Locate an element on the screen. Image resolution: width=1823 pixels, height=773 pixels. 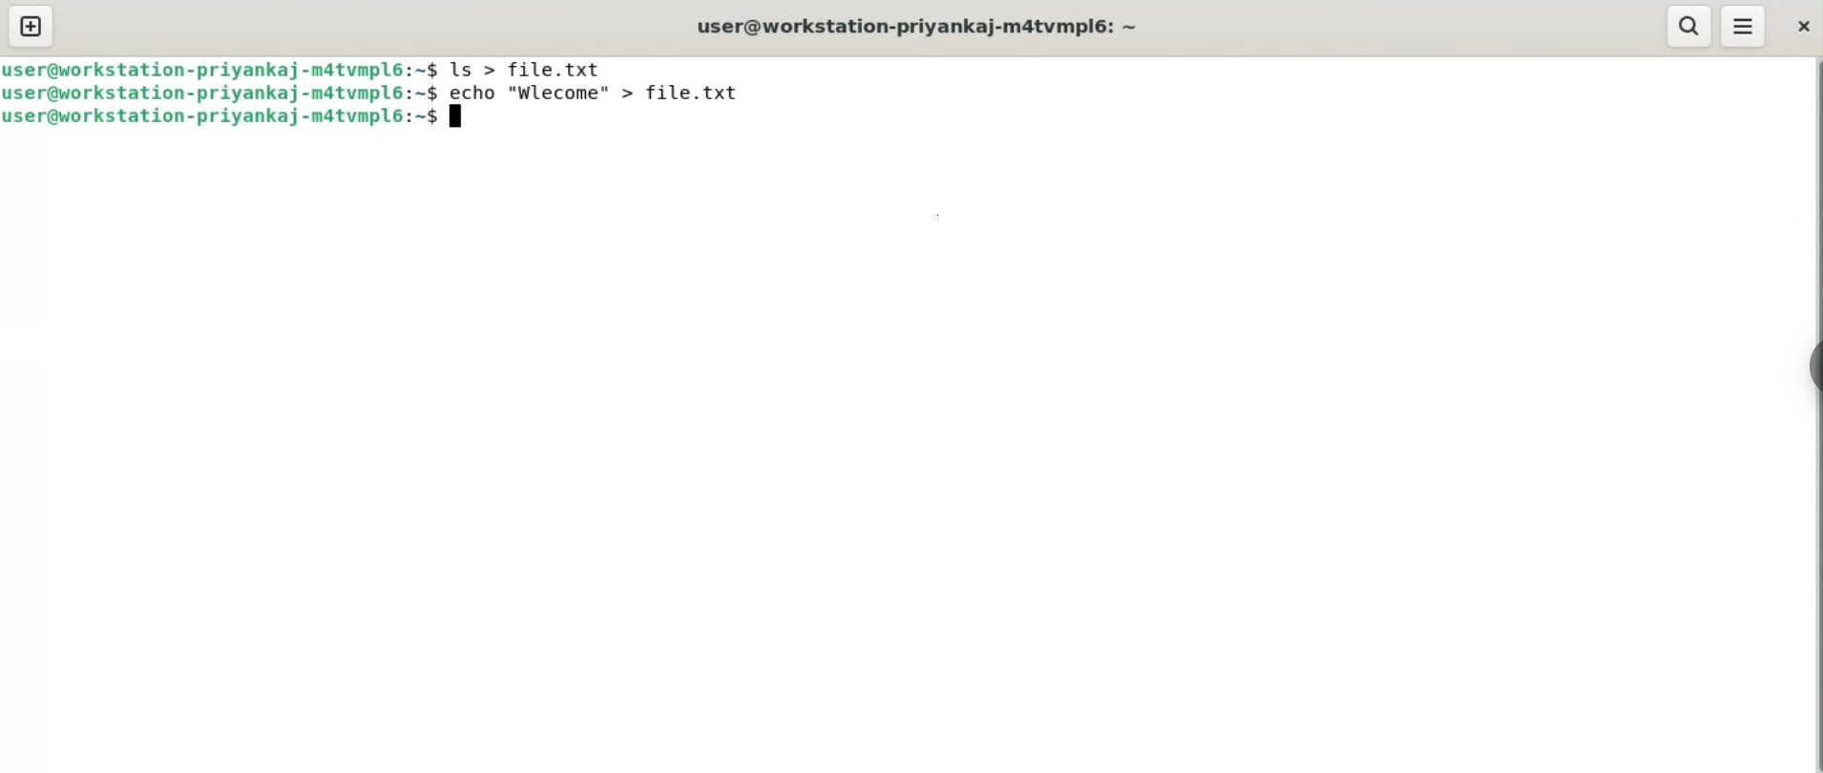
menu is located at coordinates (1744, 27).